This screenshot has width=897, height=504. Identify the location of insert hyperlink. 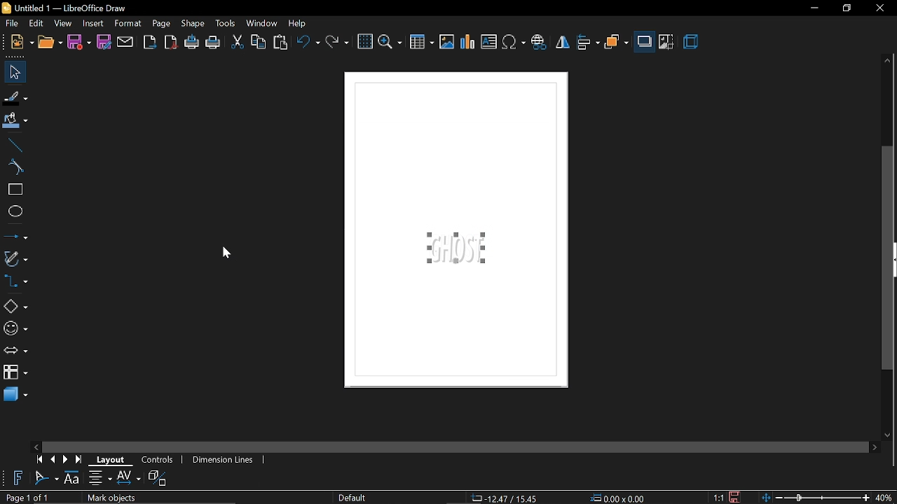
(540, 41).